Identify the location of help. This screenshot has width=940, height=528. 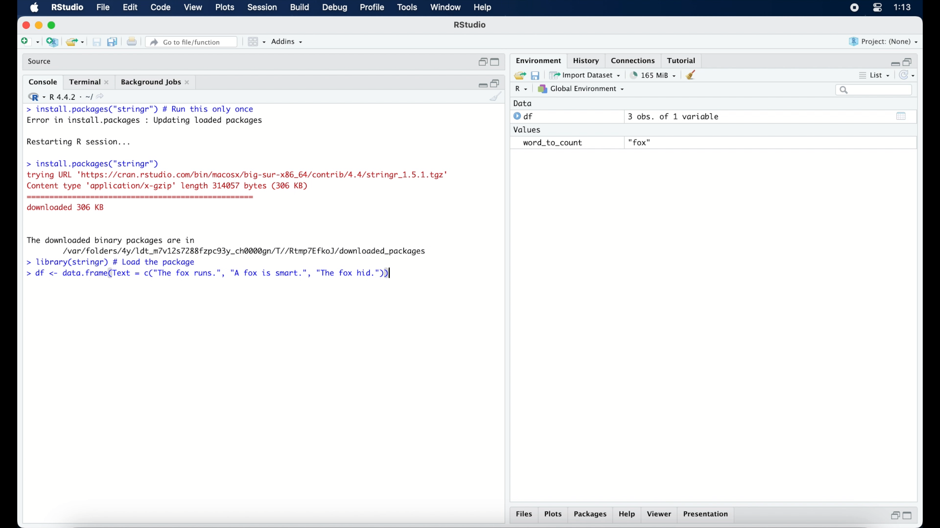
(628, 515).